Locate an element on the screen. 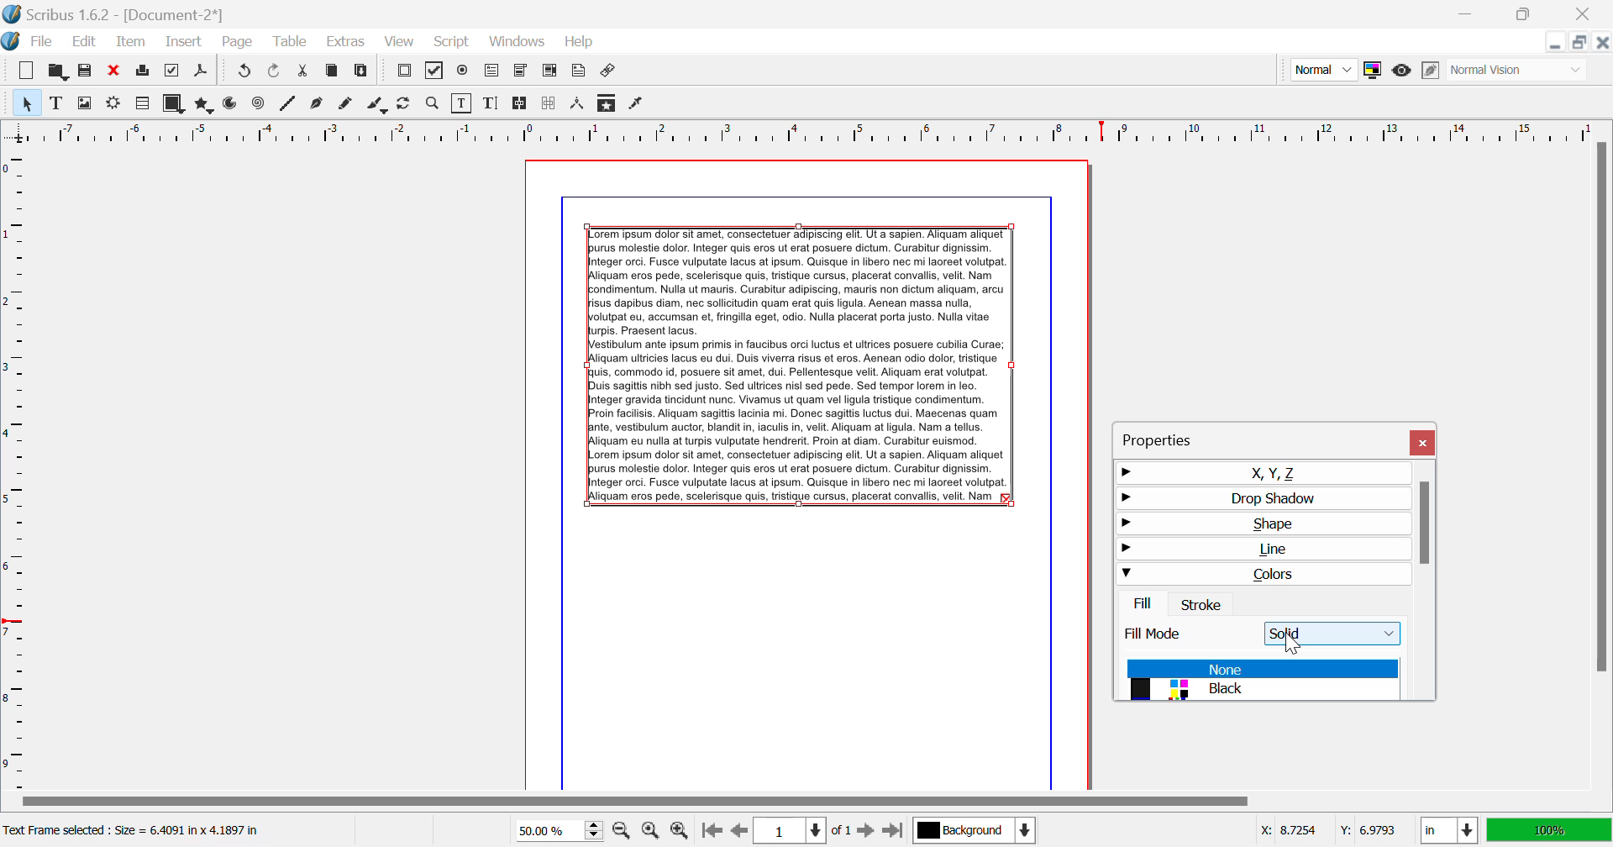 This screenshot has width=1613, height=847. Edit Text with Story Editor is located at coordinates (491, 103).